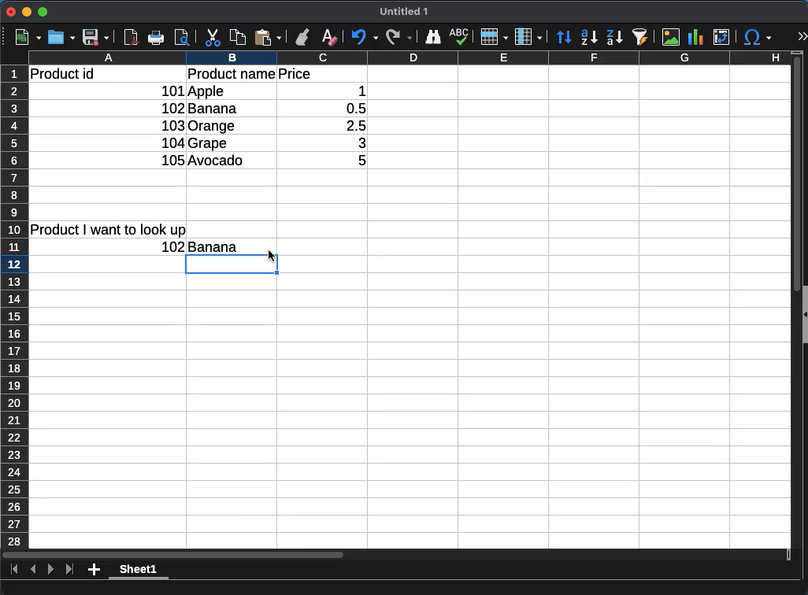  What do you see at coordinates (62, 74) in the screenshot?
I see `product id` at bounding box center [62, 74].